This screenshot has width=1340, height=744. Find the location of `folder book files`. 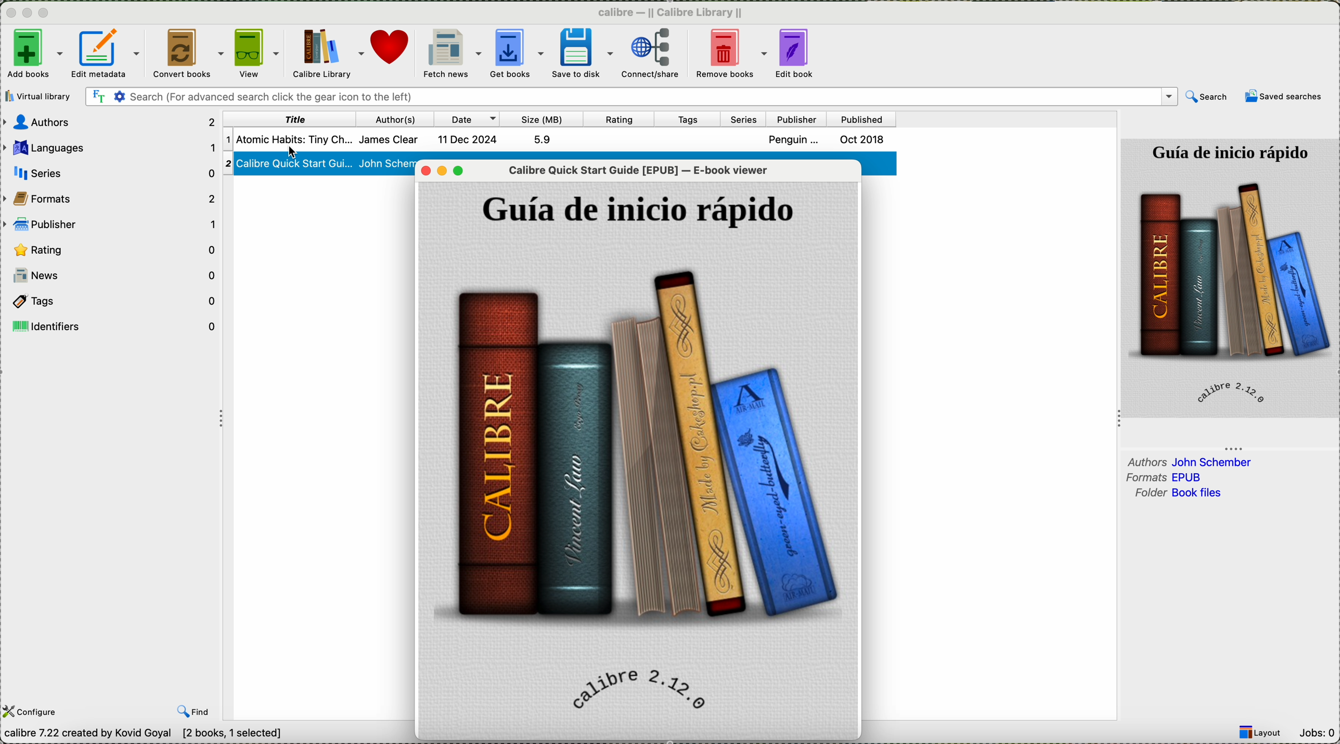

folder book files is located at coordinates (1181, 493).